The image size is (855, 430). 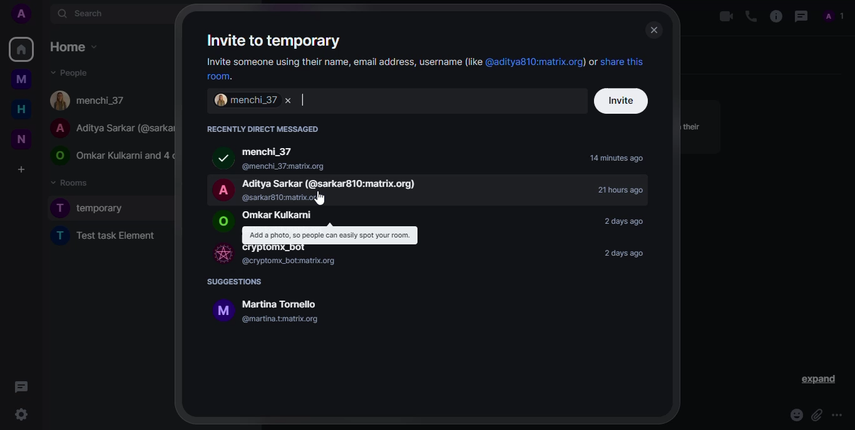 What do you see at coordinates (21, 79) in the screenshot?
I see `myspace` at bounding box center [21, 79].